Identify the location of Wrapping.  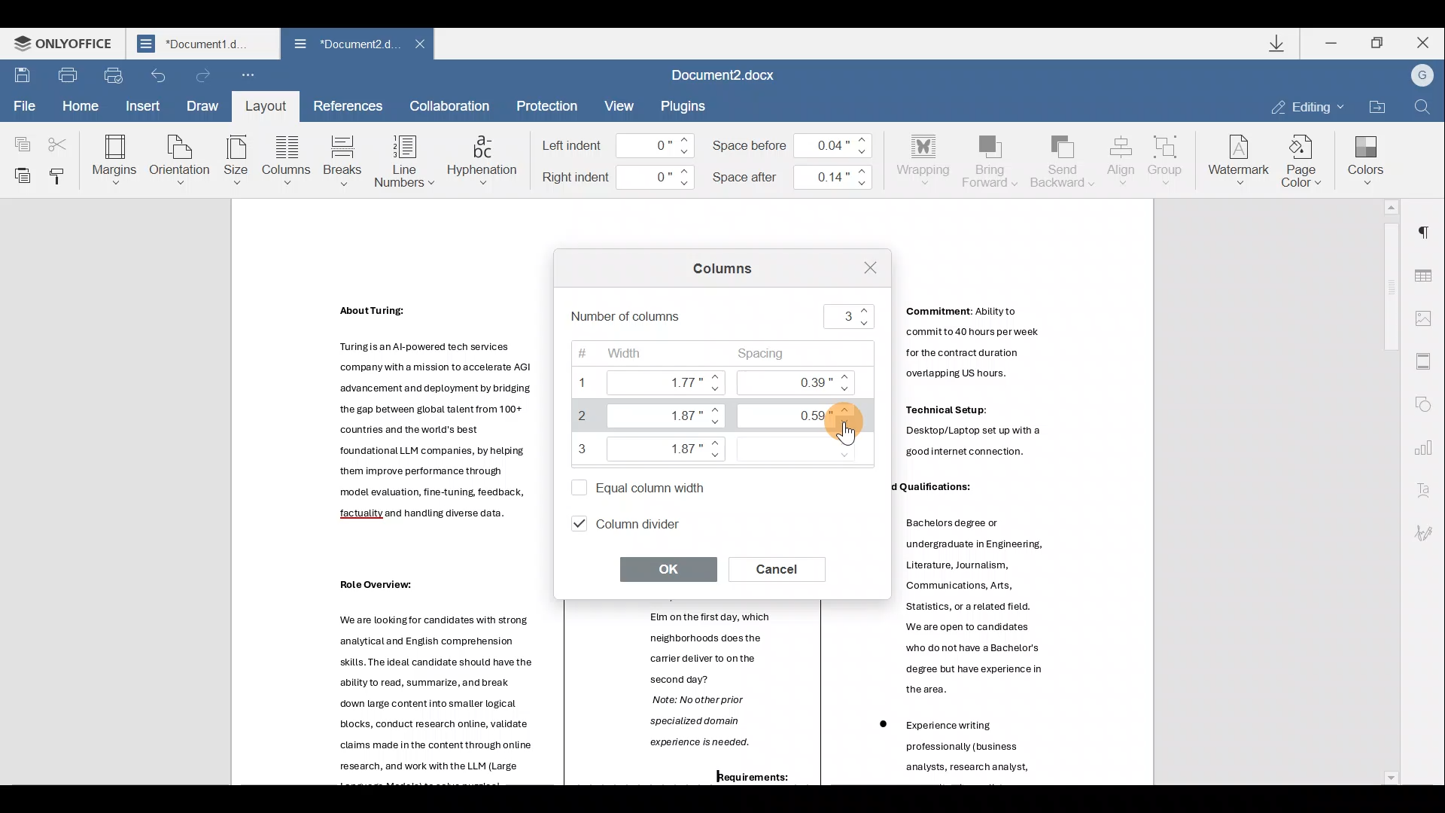
(926, 157).